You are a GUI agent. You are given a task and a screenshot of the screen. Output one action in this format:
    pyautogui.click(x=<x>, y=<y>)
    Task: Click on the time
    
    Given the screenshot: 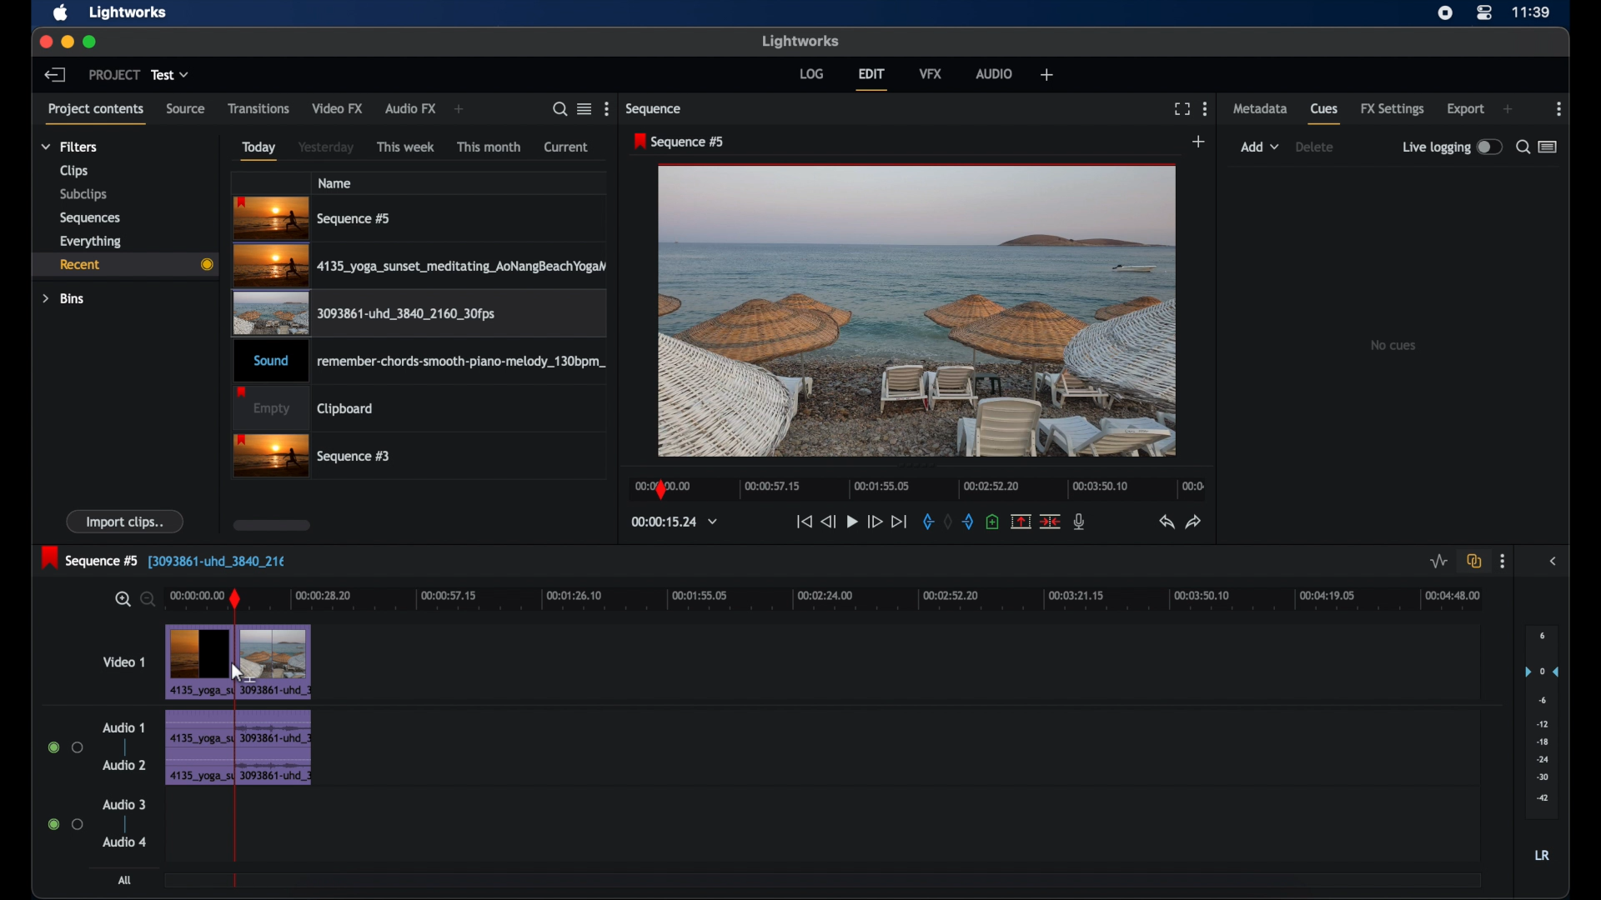 What is the action you would take?
    pyautogui.click(x=1531, y=12)
    